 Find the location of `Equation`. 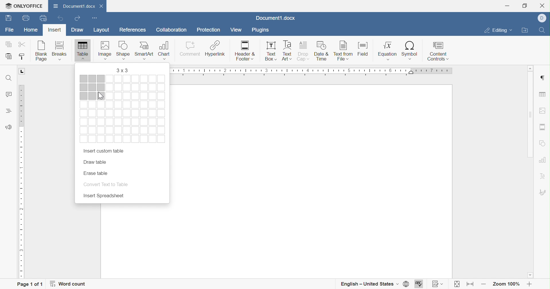

Equation is located at coordinates (387, 51).